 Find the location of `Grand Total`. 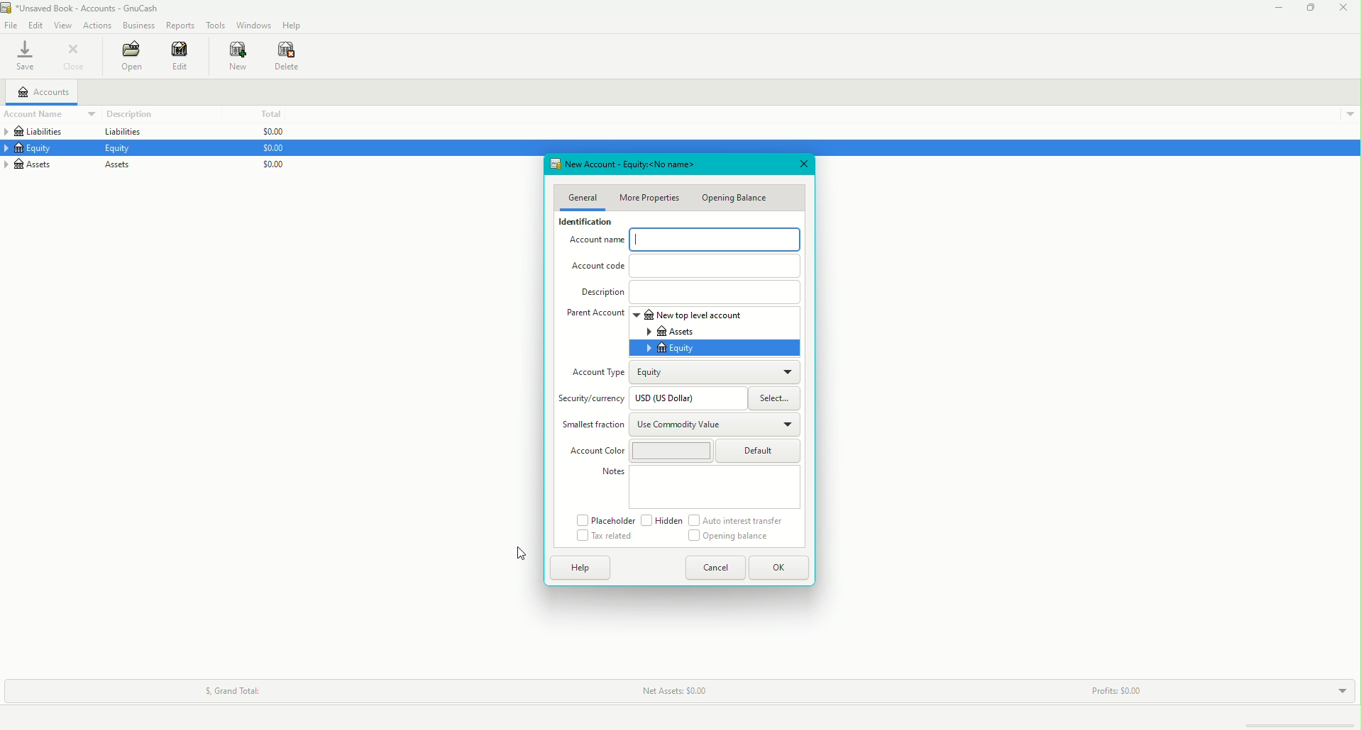

Grand Total is located at coordinates (231, 688).